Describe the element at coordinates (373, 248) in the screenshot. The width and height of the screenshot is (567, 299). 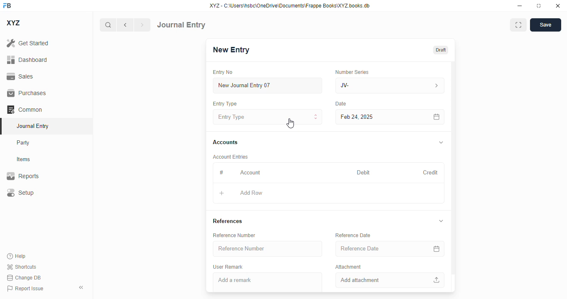
I see `reference date` at that location.